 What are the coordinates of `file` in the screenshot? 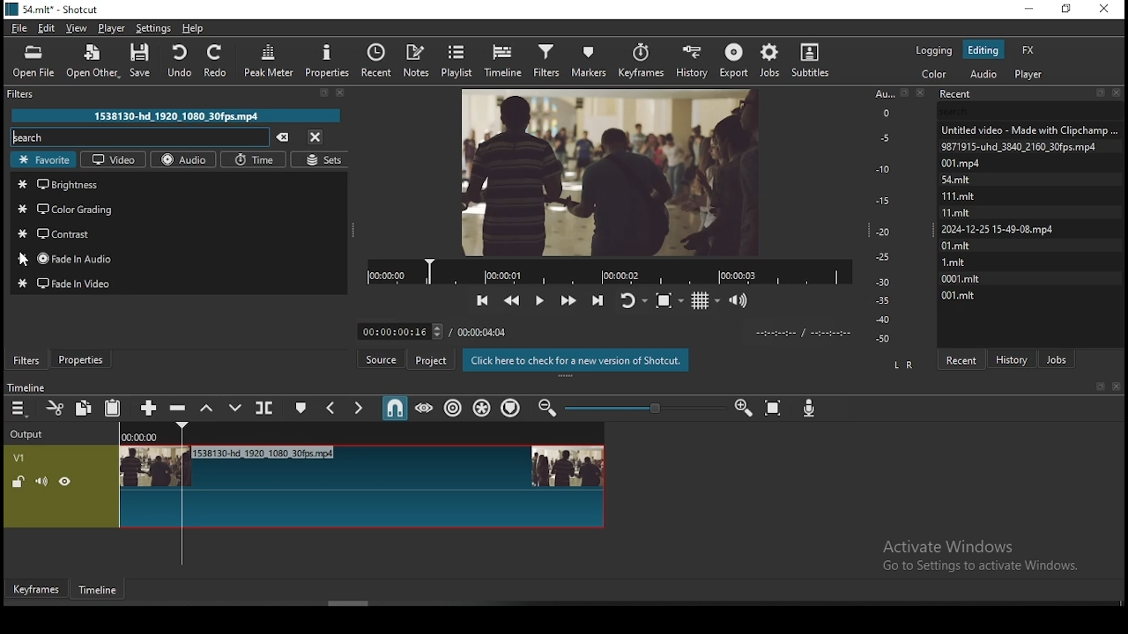 It's located at (19, 28).